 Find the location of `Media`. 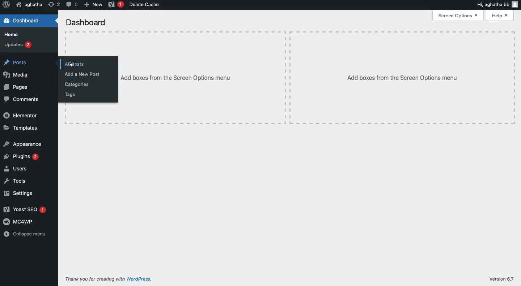

Media is located at coordinates (16, 74).